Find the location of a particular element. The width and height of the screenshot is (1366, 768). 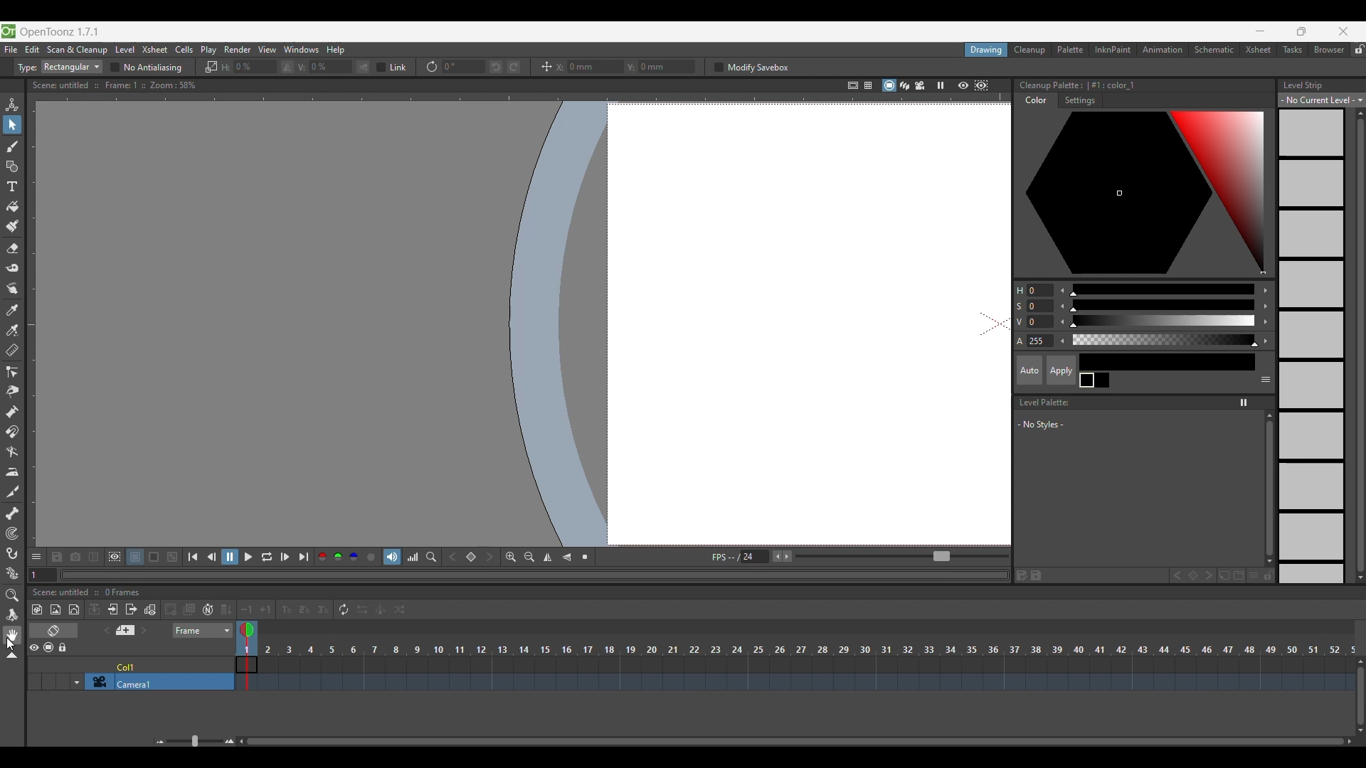

Pump tool is located at coordinates (11, 412).